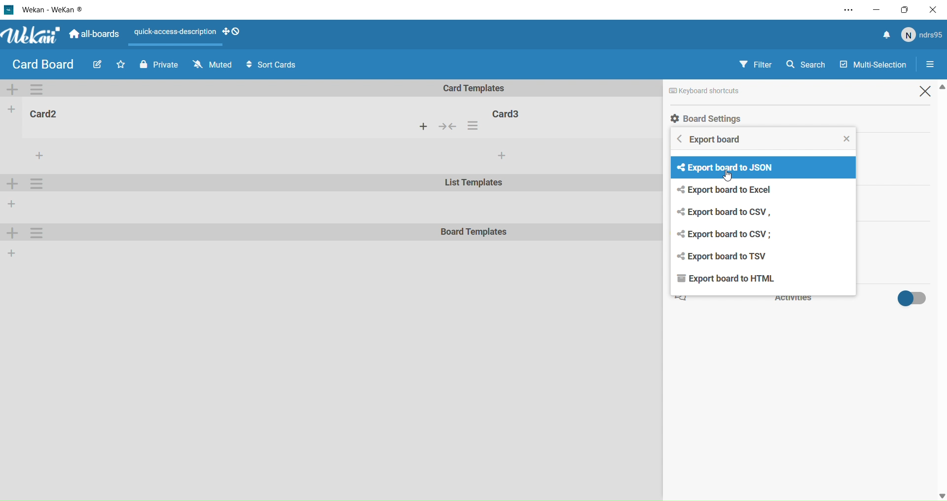  What do you see at coordinates (730, 177) in the screenshot?
I see `cursor` at bounding box center [730, 177].